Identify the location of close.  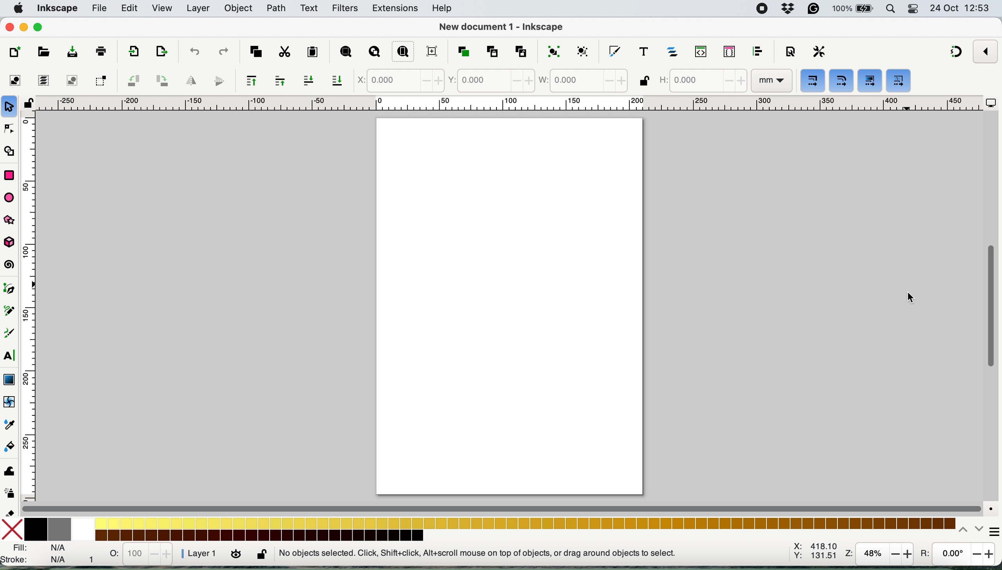
(11, 28).